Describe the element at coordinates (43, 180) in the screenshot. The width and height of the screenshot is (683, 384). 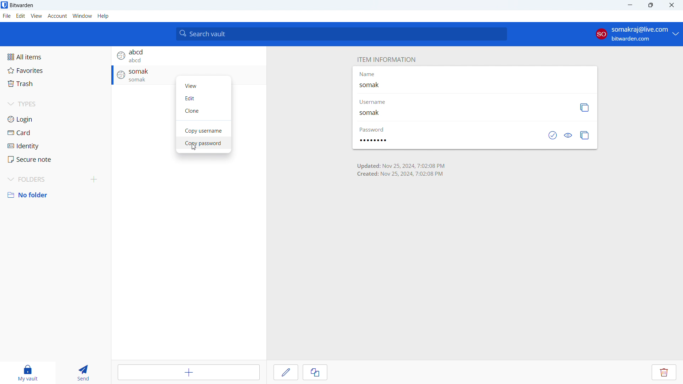
I see `folders` at that location.